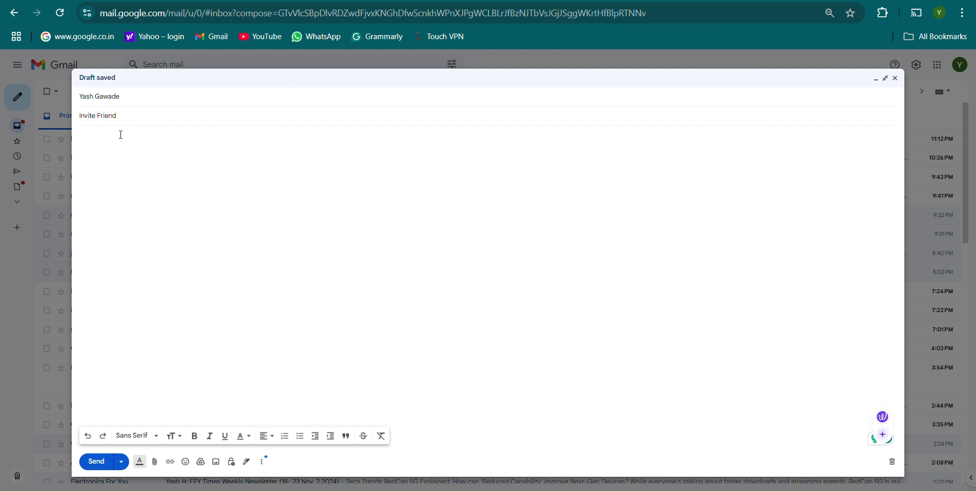  What do you see at coordinates (388, 13) in the screenshot?
I see `Hyper link` at bounding box center [388, 13].